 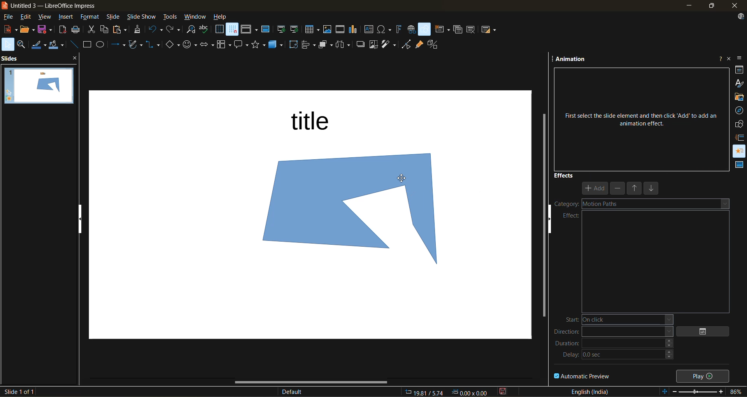 I want to click on slide show, so click(x=141, y=17).